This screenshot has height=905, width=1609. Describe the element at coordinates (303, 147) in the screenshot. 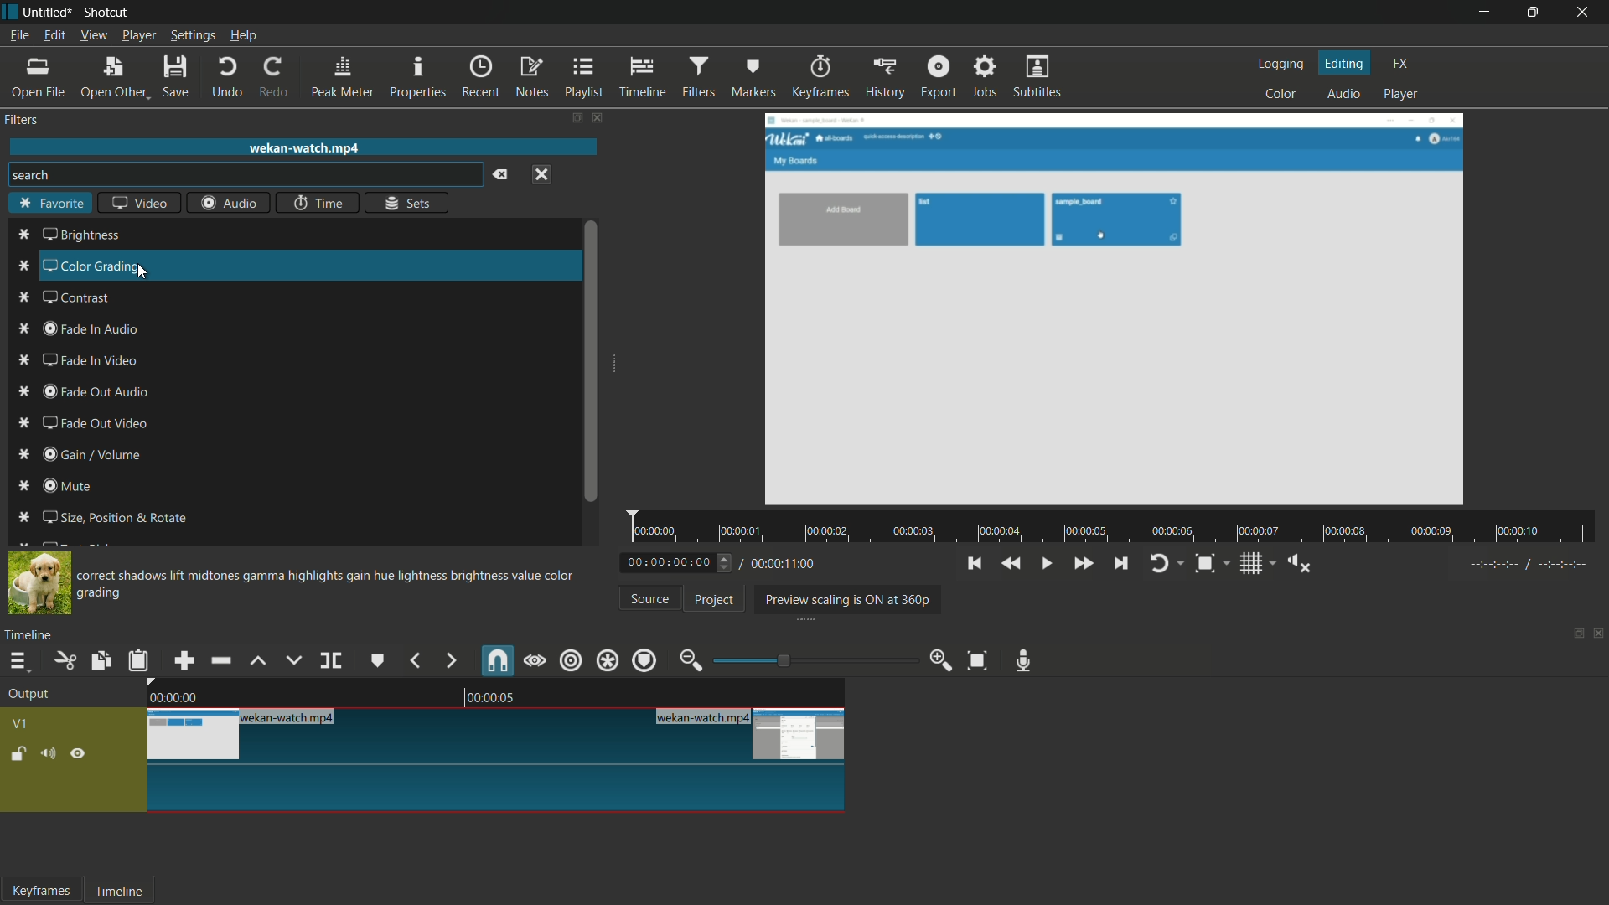

I see `imported file name` at that location.